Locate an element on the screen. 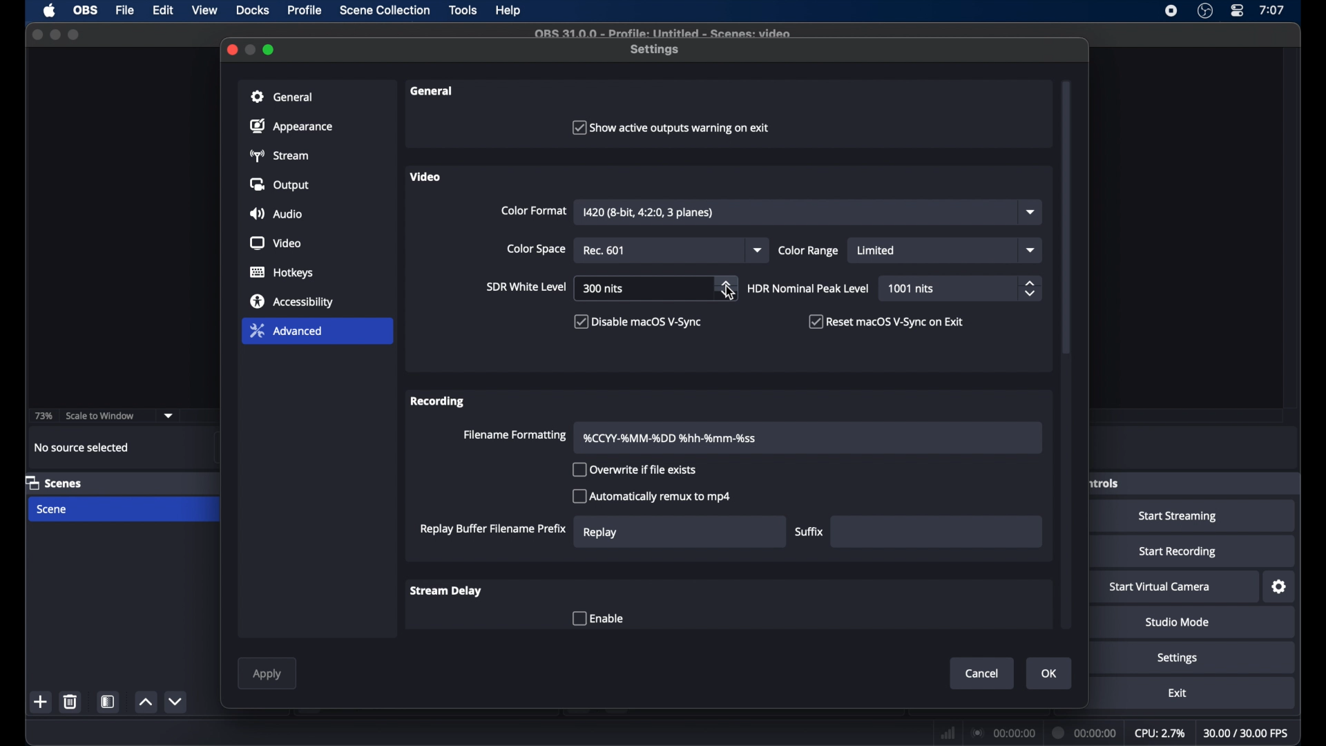  start streaming is located at coordinates (1178, 517).